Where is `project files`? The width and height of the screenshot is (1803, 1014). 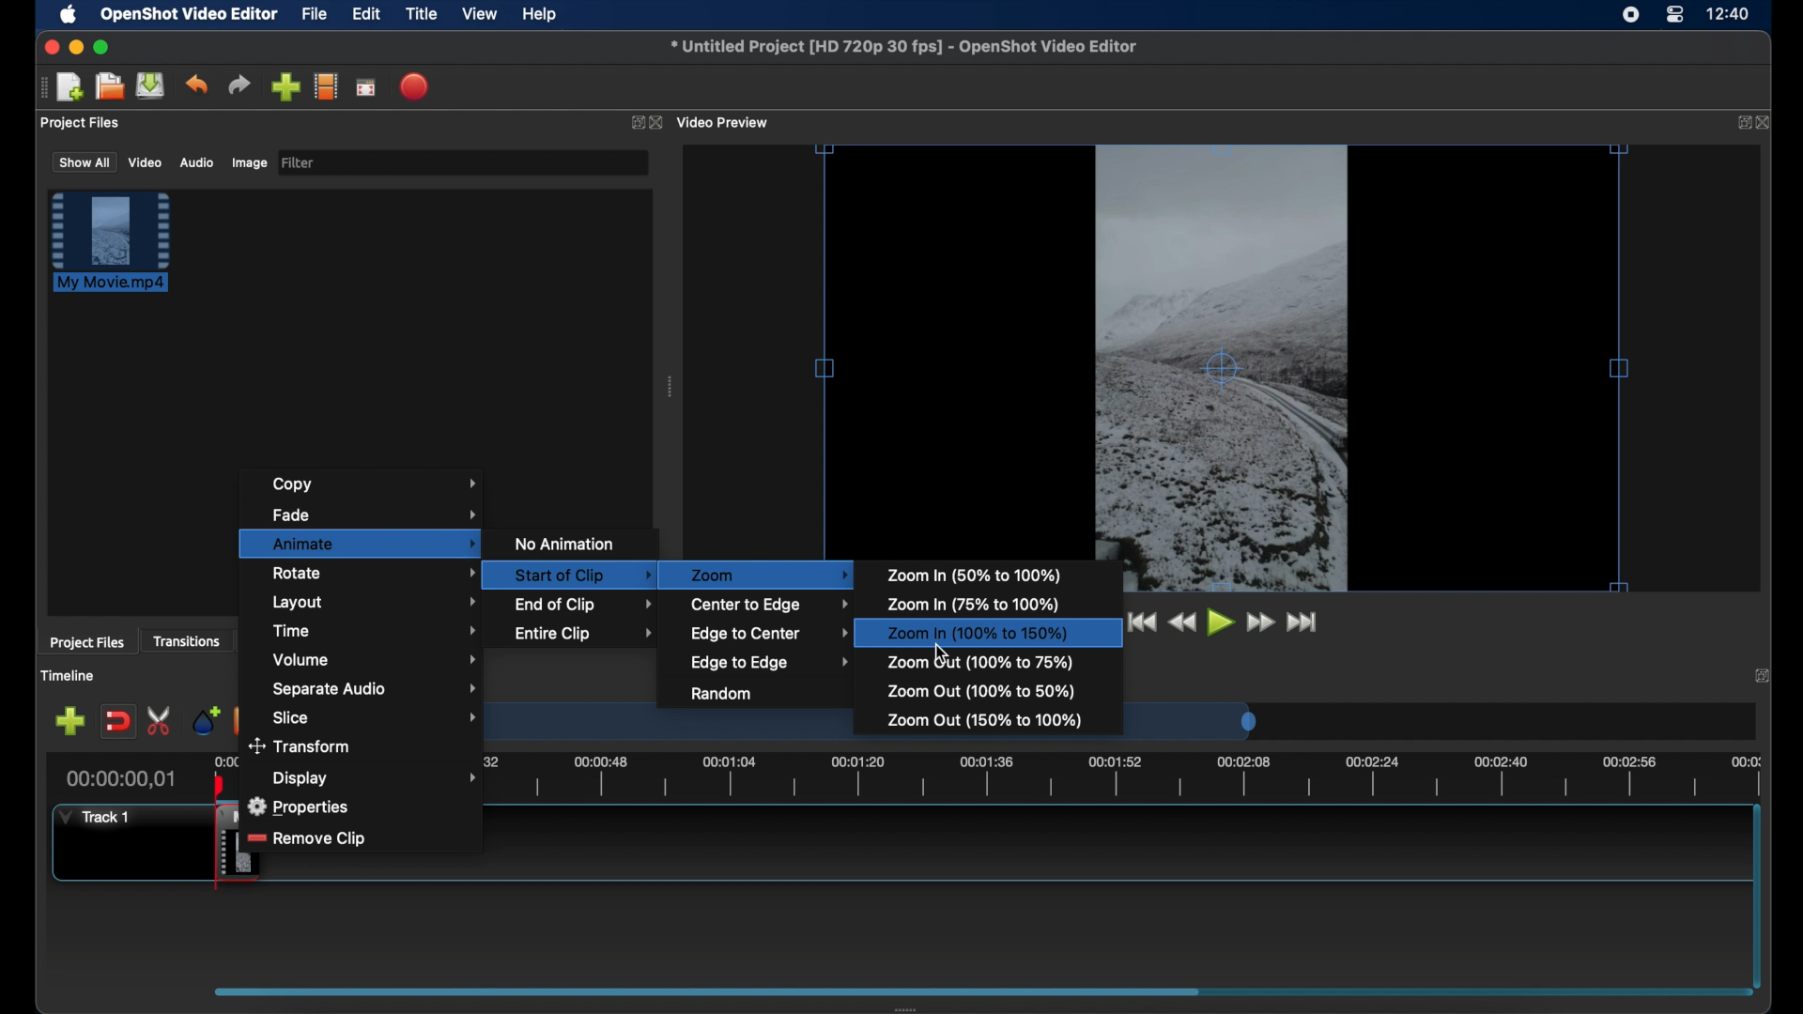 project files is located at coordinates (87, 643).